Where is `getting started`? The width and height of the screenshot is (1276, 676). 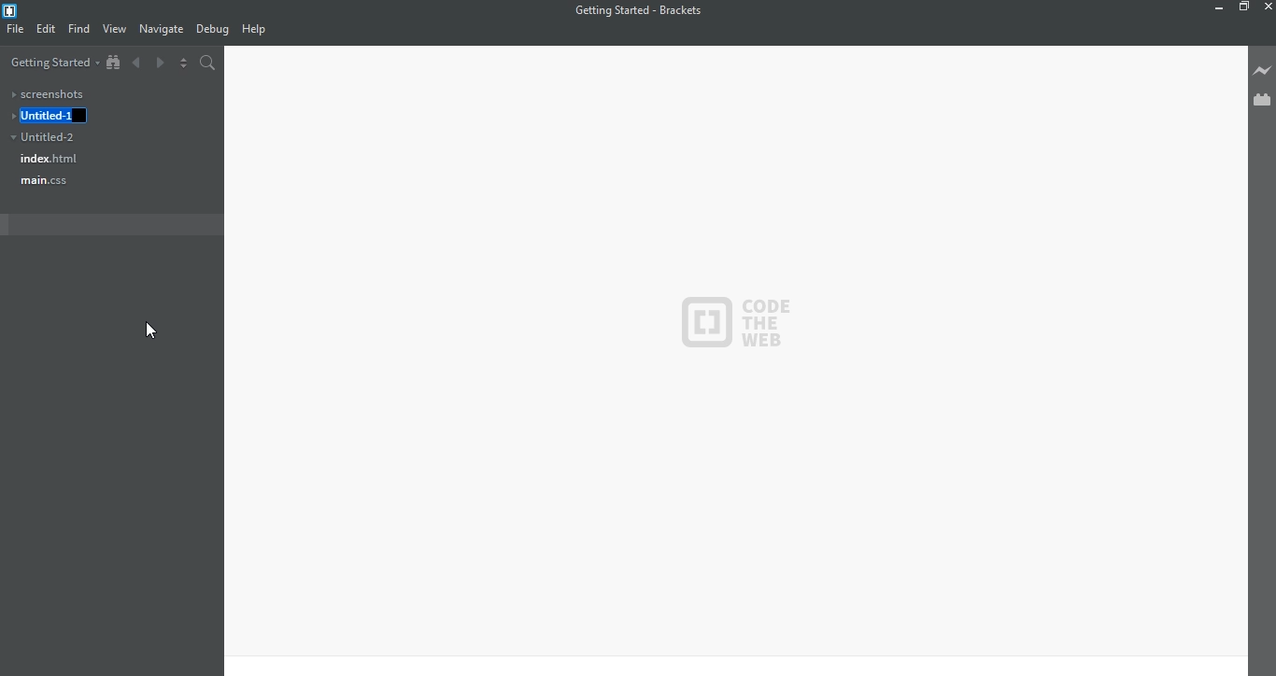 getting started is located at coordinates (53, 62).